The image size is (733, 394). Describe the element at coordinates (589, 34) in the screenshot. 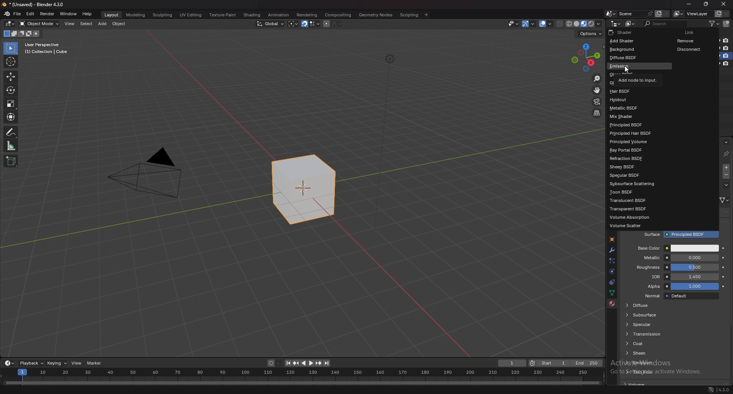

I see `options` at that location.